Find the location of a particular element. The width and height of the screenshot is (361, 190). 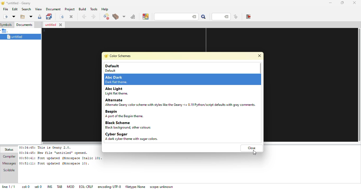

build is located at coordinates (115, 17).